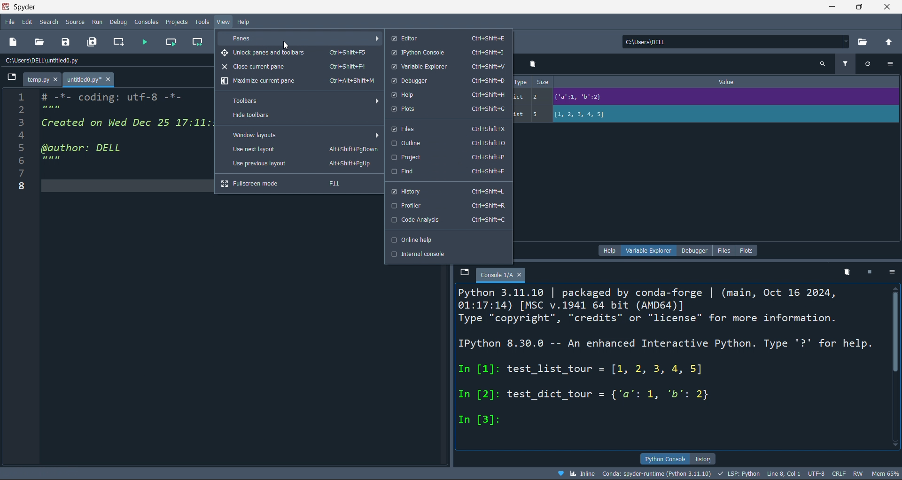 This screenshot has width=902, height=480. Describe the element at coordinates (444, 239) in the screenshot. I see `online help` at that location.